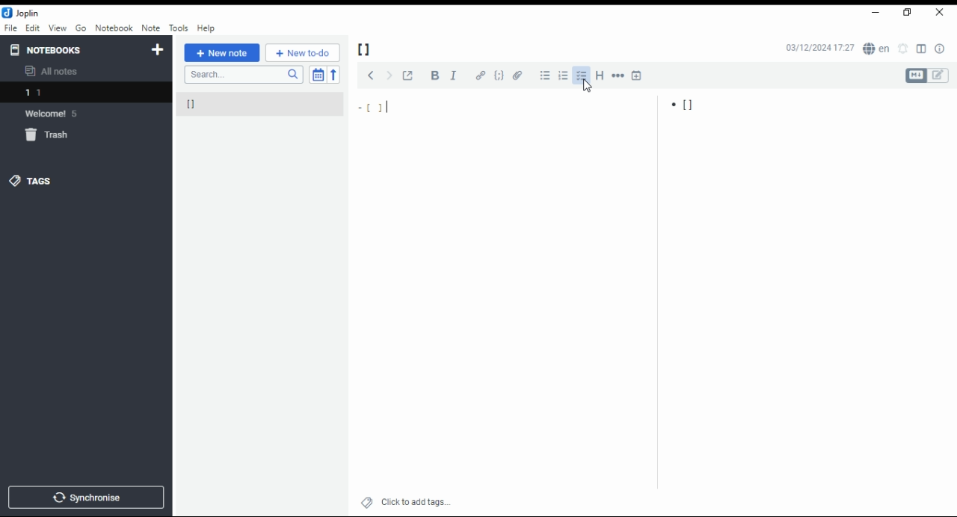  Describe the element at coordinates (369, 75) in the screenshot. I see `previous` at that location.